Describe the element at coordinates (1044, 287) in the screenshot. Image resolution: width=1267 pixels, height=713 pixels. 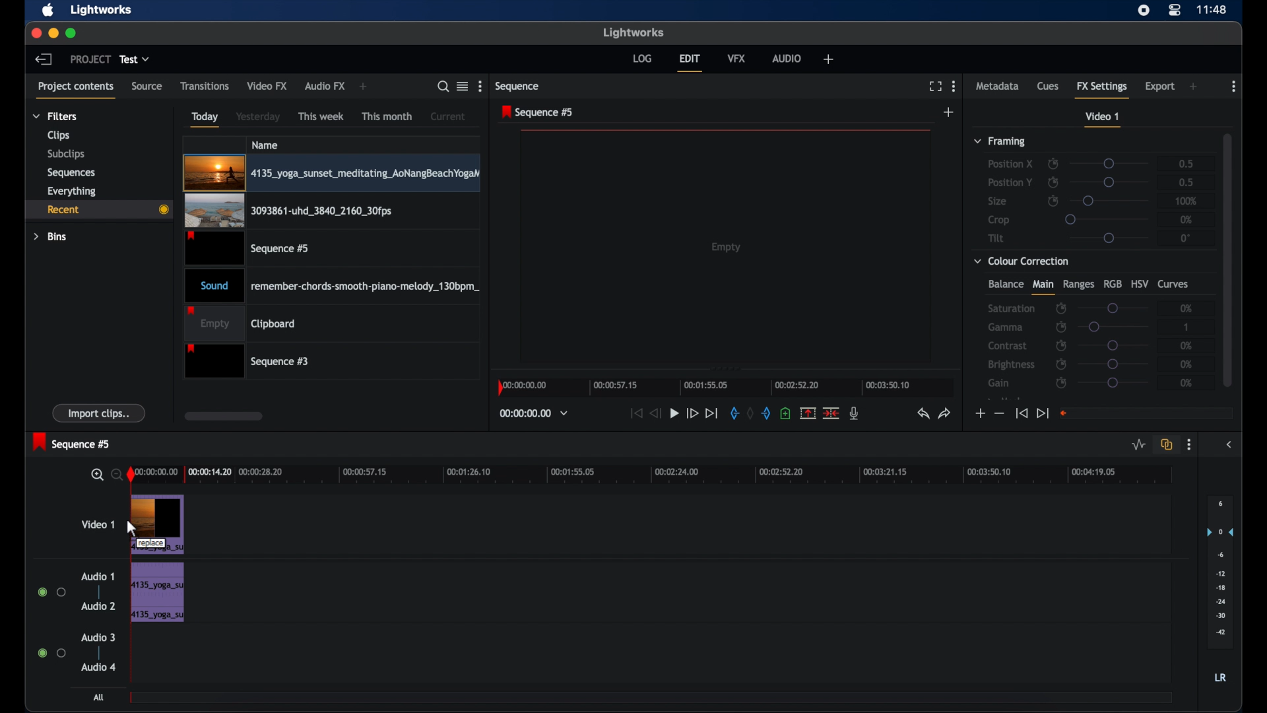
I see `` at that location.